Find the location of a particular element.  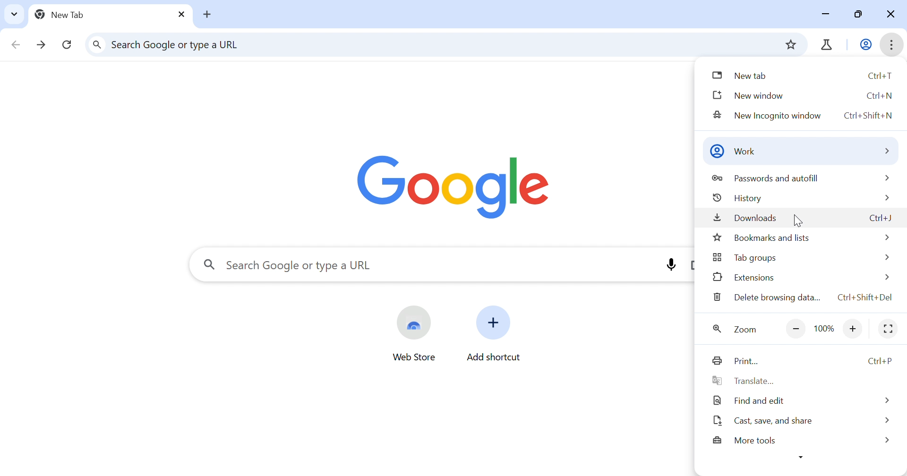

Bookmark this tab is located at coordinates (789, 44).